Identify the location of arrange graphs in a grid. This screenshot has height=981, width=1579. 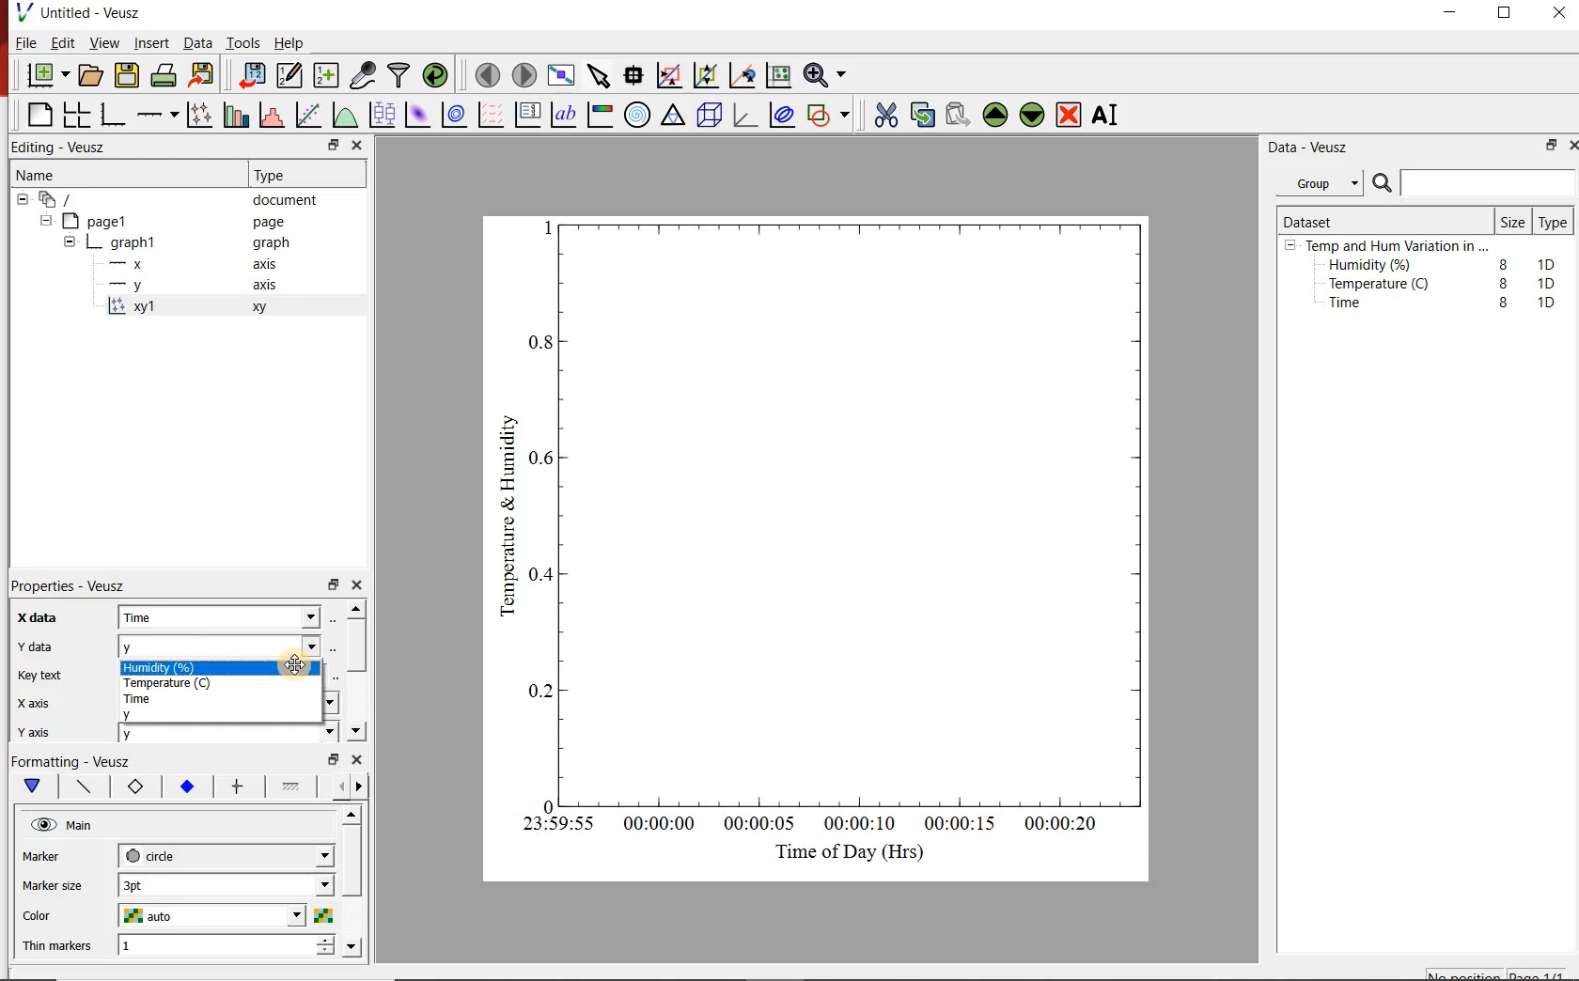
(79, 112).